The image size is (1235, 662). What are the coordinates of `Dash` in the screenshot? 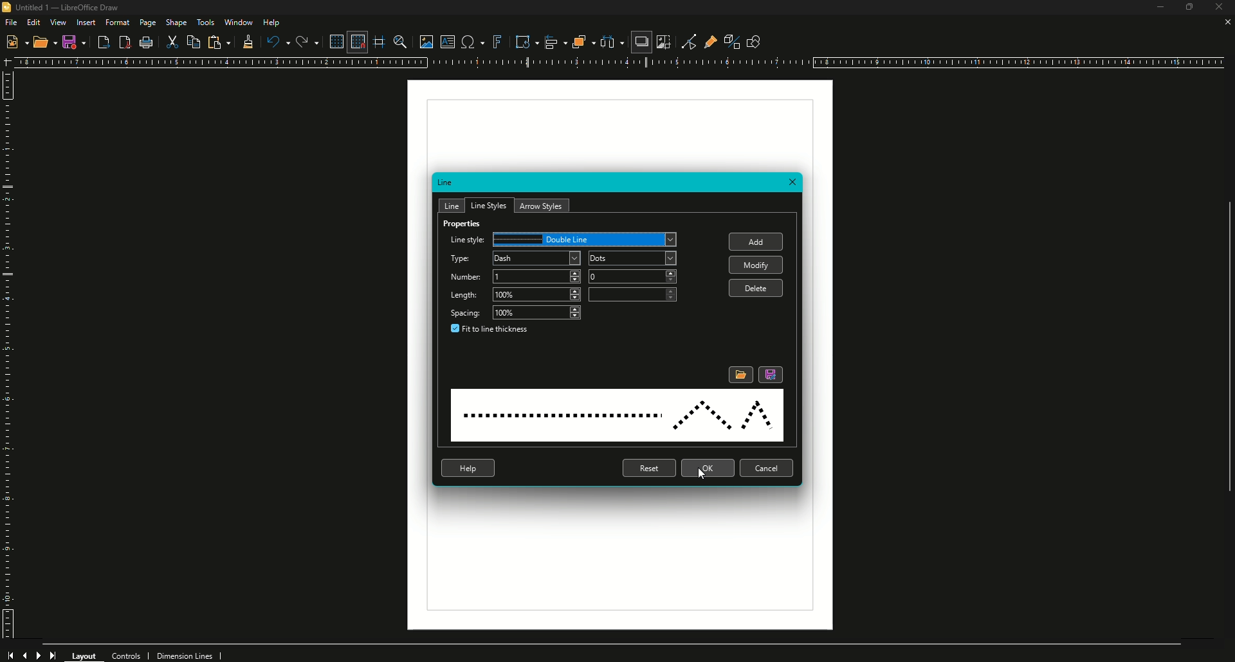 It's located at (630, 257).